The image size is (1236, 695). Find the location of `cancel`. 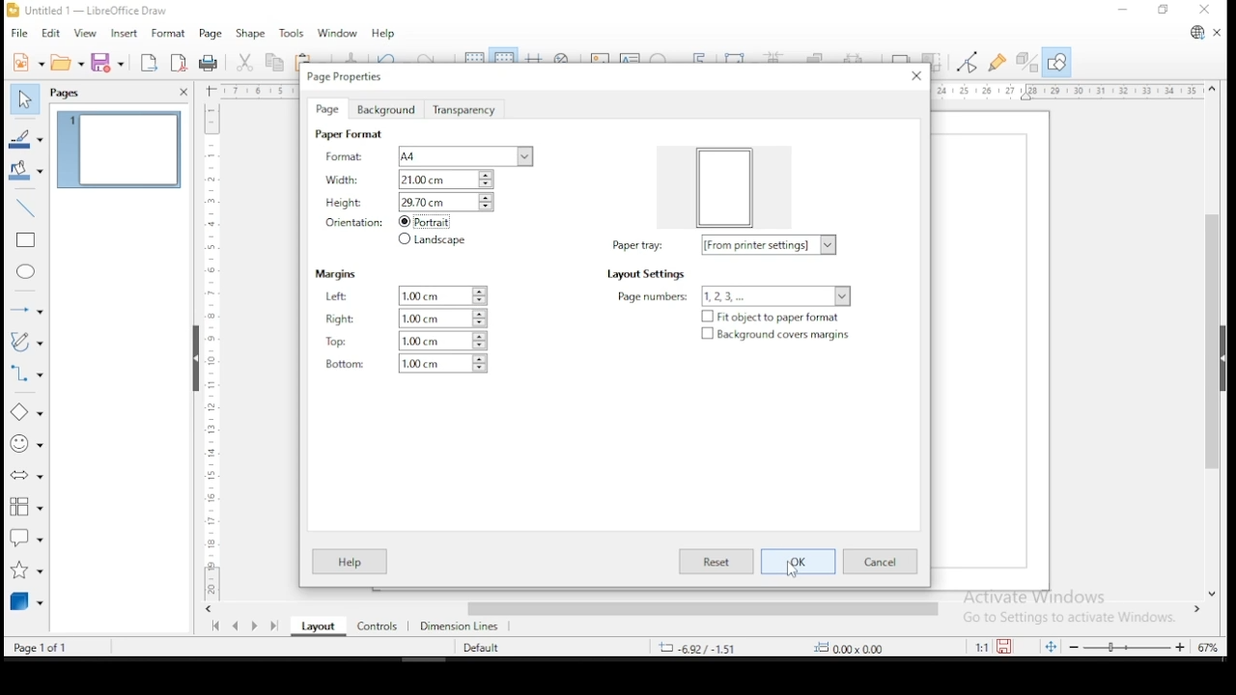

cancel is located at coordinates (881, 562).